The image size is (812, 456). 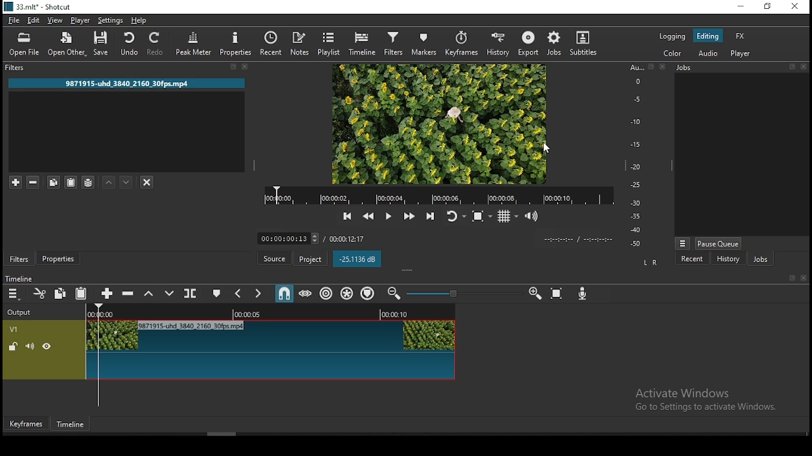 I want to click on audio, so click(x=708, y=51).